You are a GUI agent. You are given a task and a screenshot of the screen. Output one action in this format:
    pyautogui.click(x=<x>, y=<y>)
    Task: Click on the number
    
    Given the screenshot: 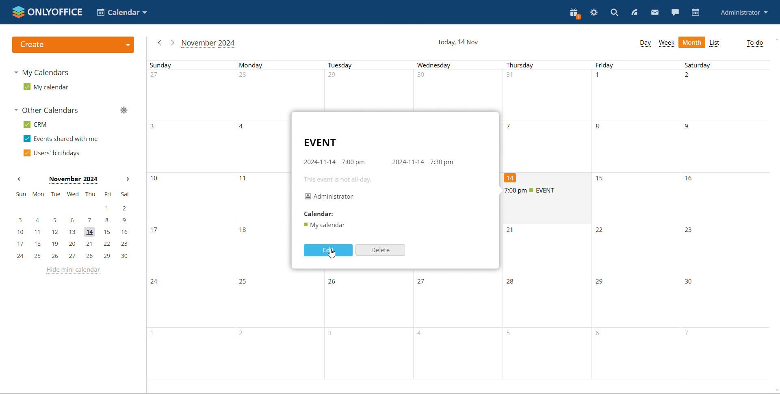 What is the action you would take?
    pyautogui.click(x=599, y=127)
    